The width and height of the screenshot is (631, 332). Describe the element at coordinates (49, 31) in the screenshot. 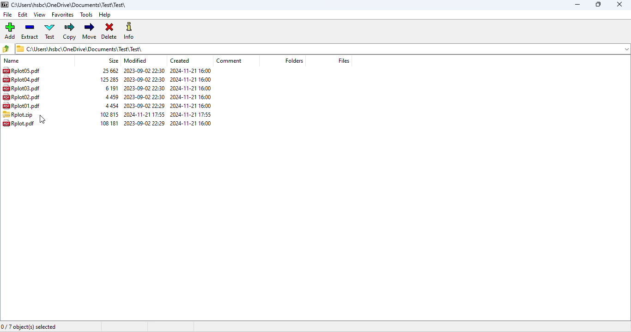

I see `test` at that location.